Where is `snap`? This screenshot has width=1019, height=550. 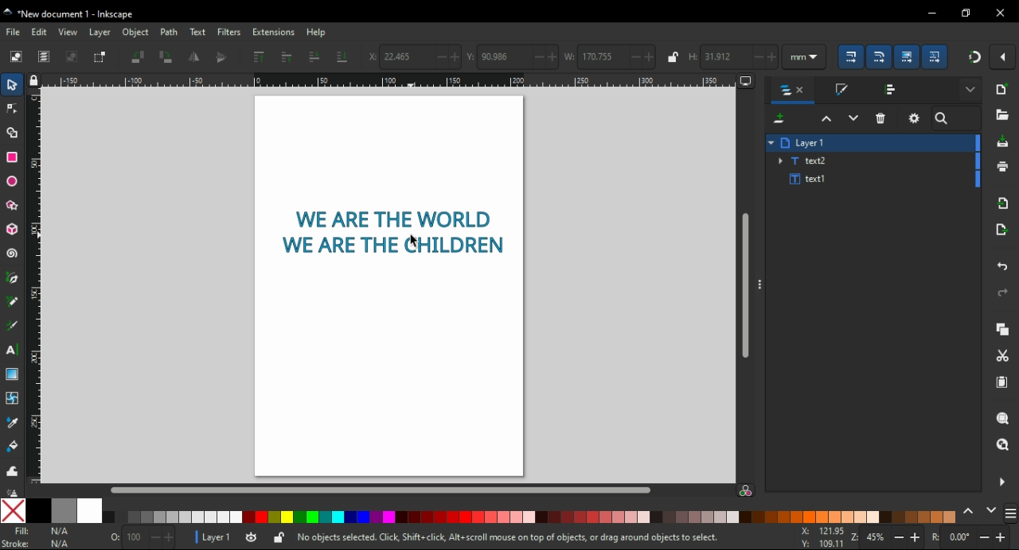 snap is located at coordinates (972, 58).